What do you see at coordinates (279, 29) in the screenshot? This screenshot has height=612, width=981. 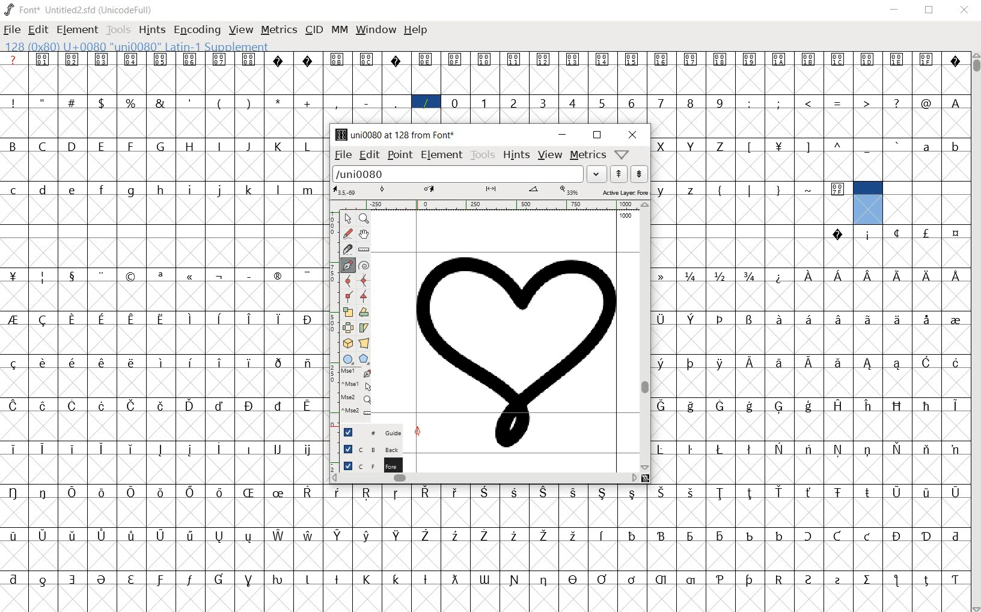 I see `METRICS` at bounding box center [279, 29].